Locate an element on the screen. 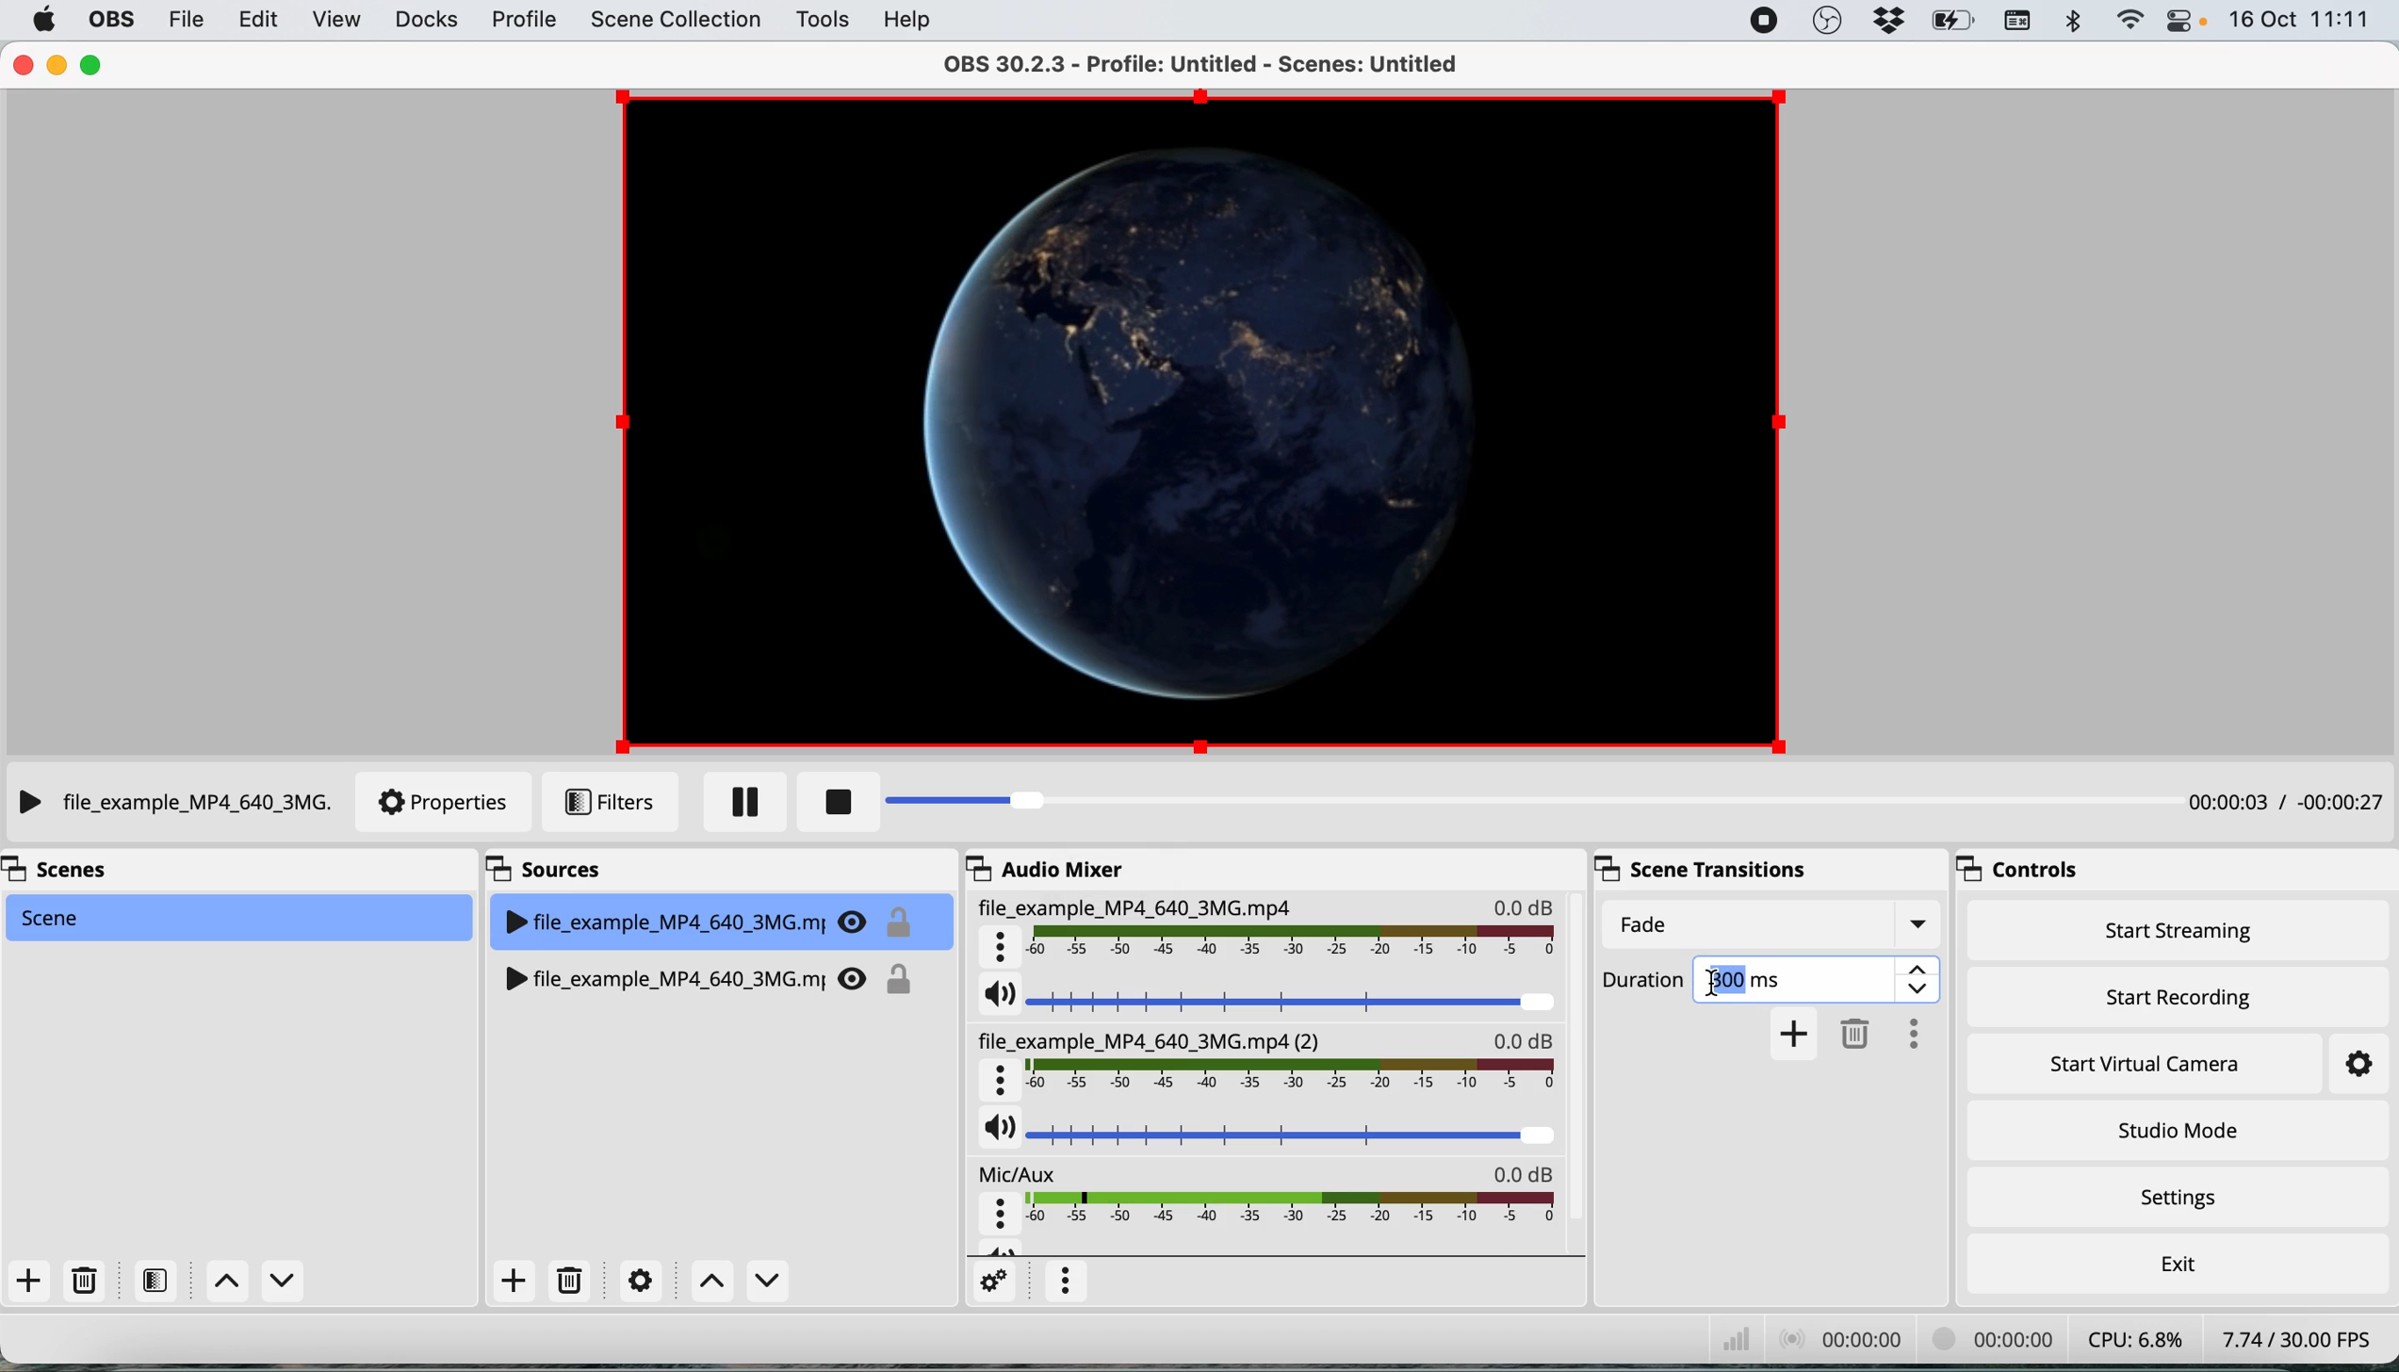  profile is located at coordinates (522, 23).